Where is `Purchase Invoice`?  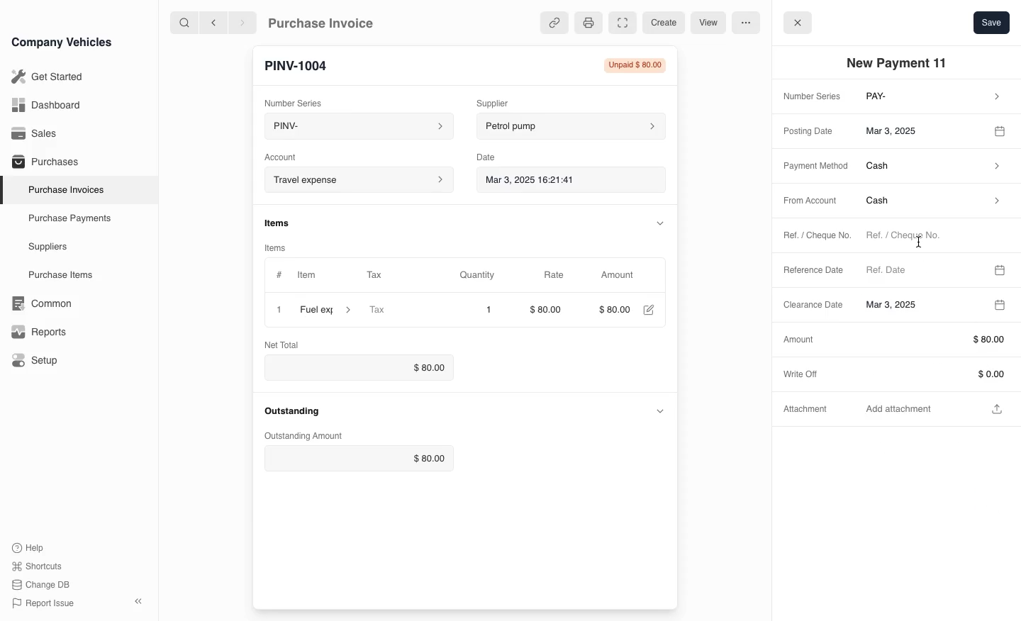
Purchase Invoice is located at coordinates (330, 22).